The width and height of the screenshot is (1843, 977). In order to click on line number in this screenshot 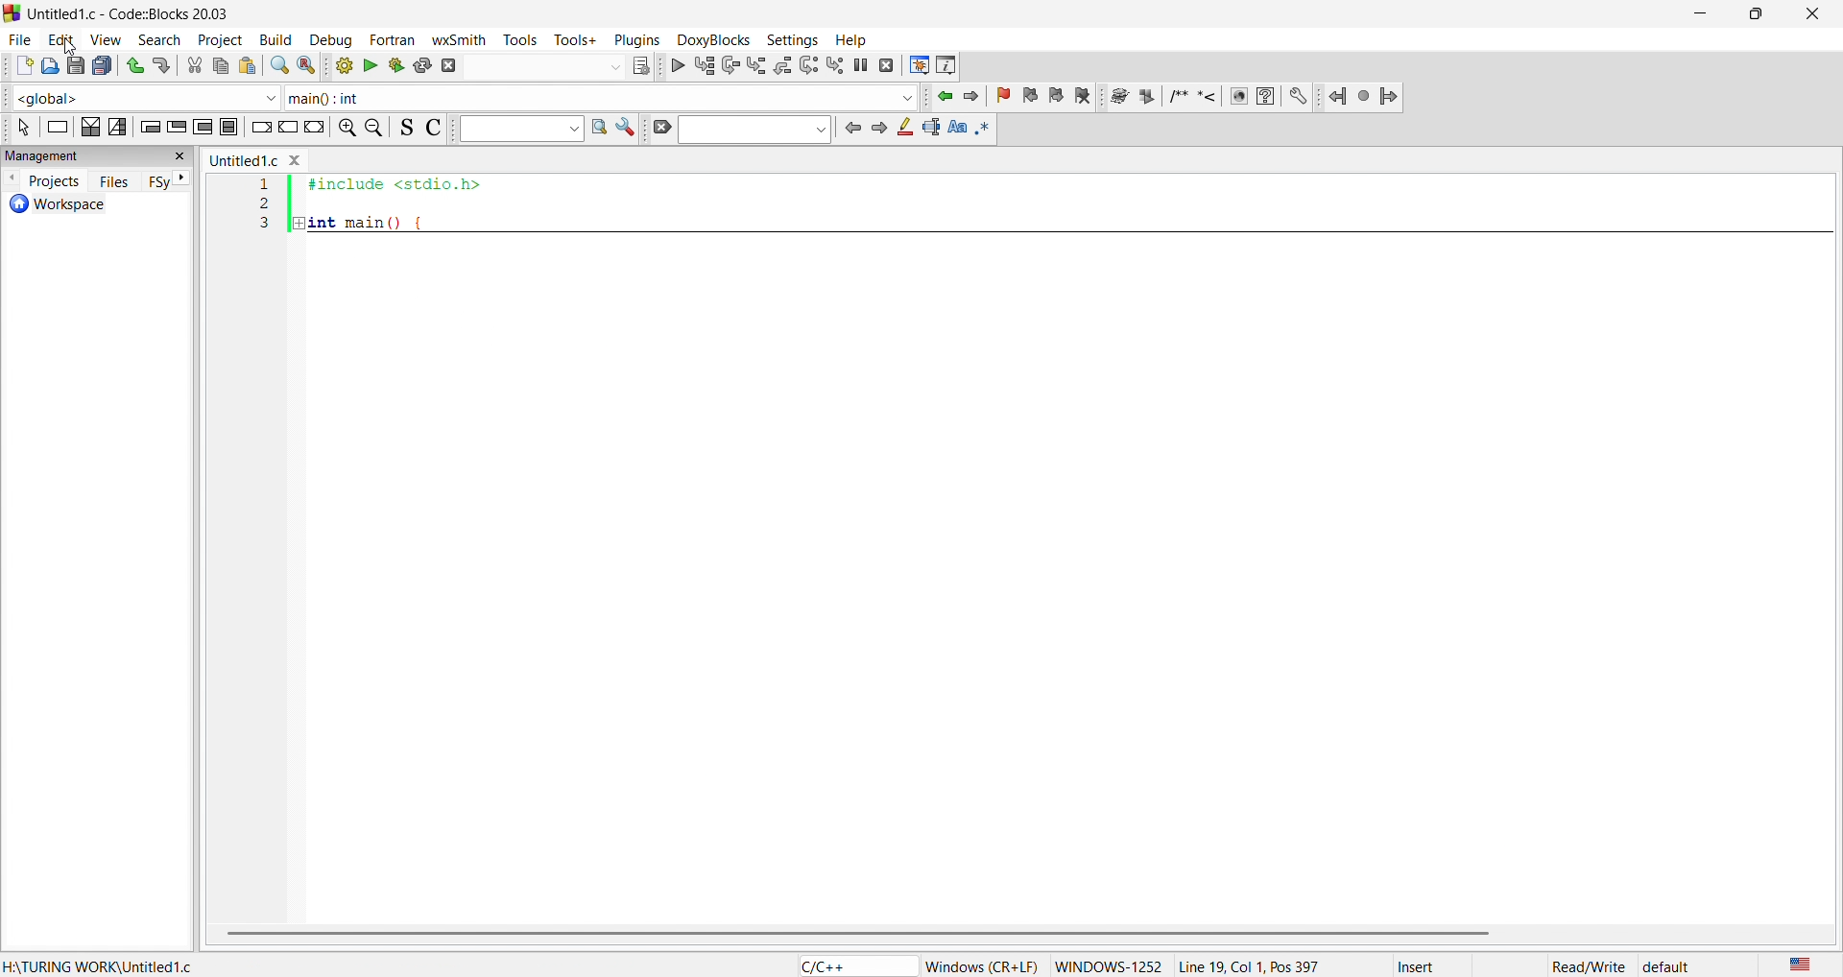, I will do `click(268, 426)`.